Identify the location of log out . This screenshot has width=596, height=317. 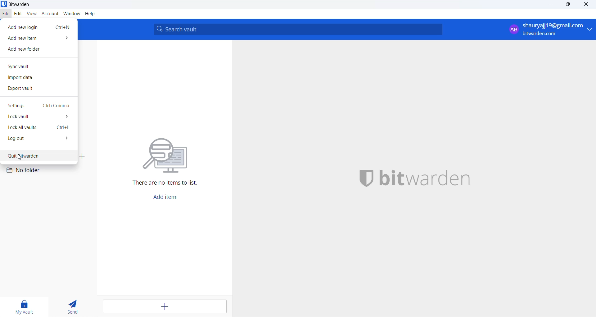
(37, 140).